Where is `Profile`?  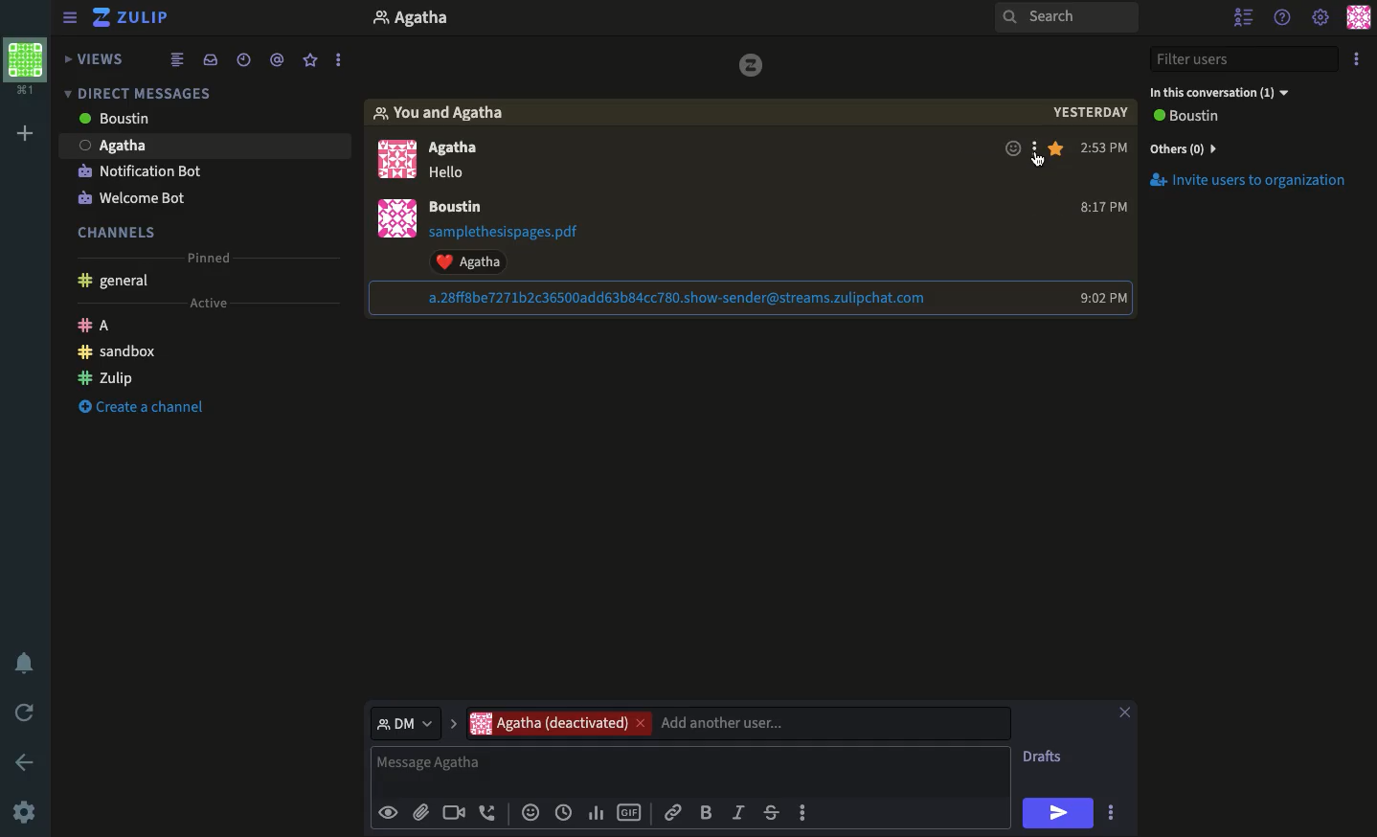 Profile is located at coordinates (26, 70).